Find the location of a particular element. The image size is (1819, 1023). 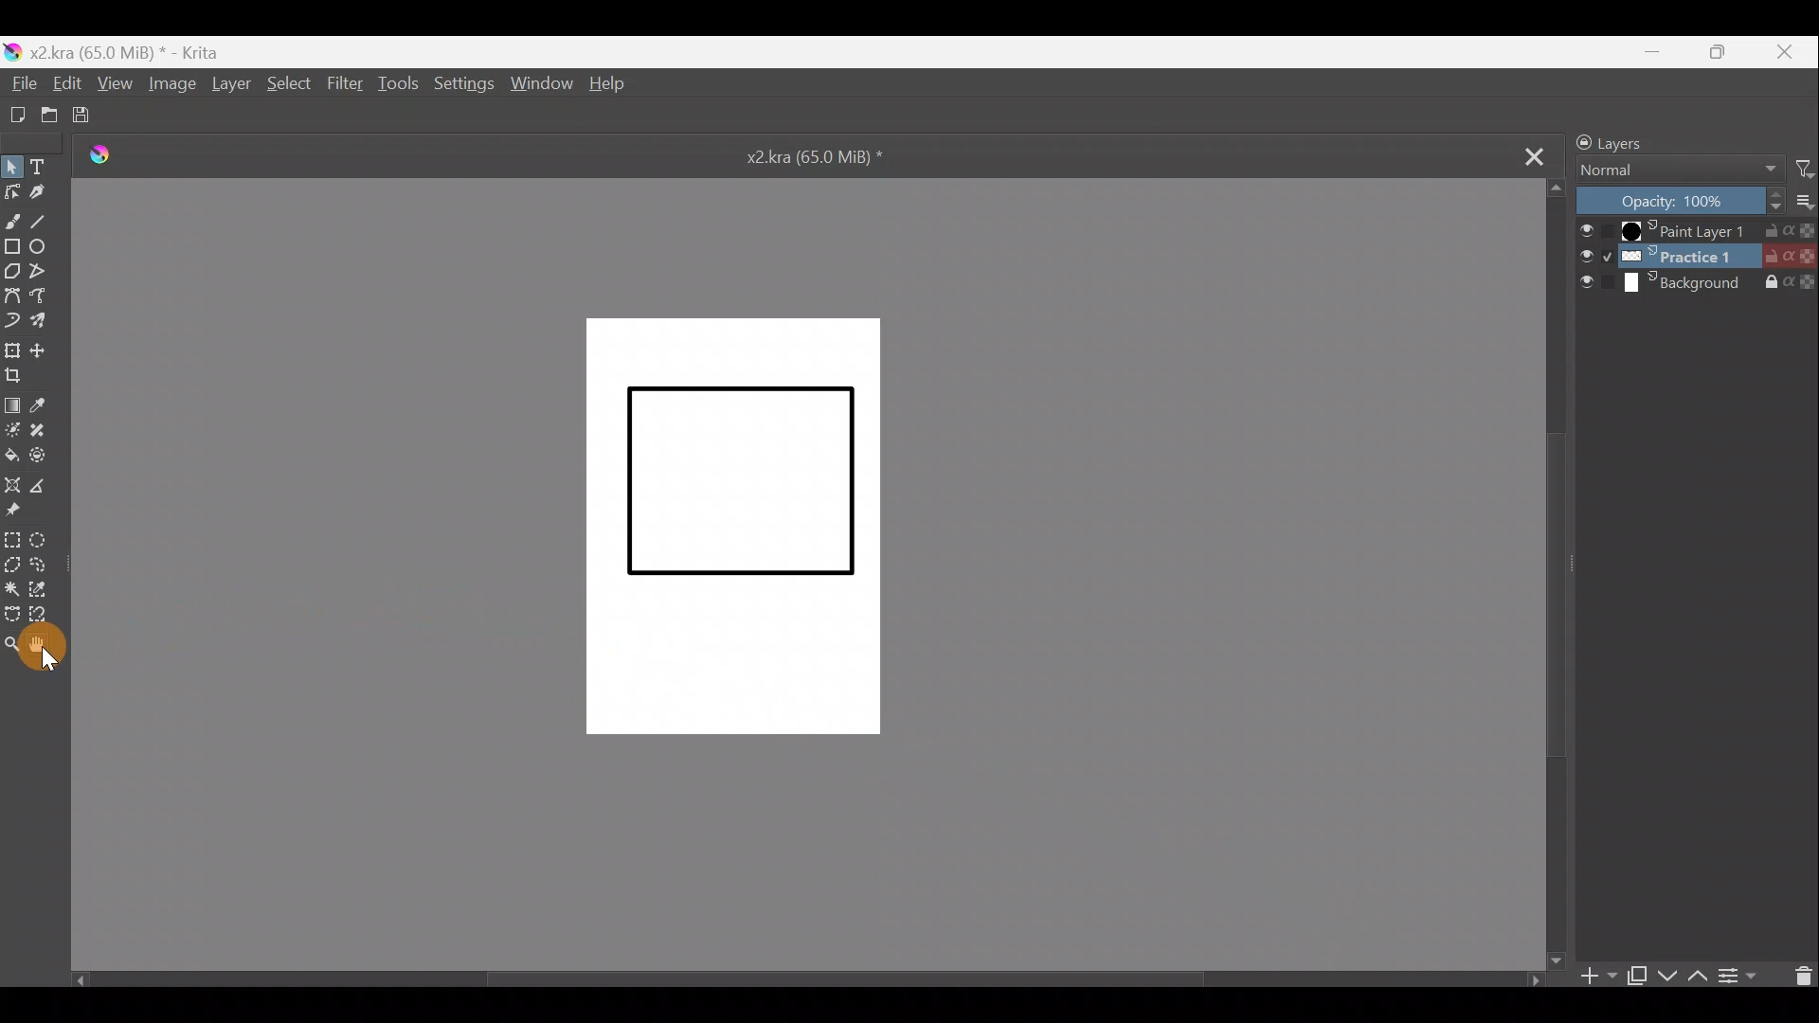

Calligraphy is located at coordinates (45, 193).